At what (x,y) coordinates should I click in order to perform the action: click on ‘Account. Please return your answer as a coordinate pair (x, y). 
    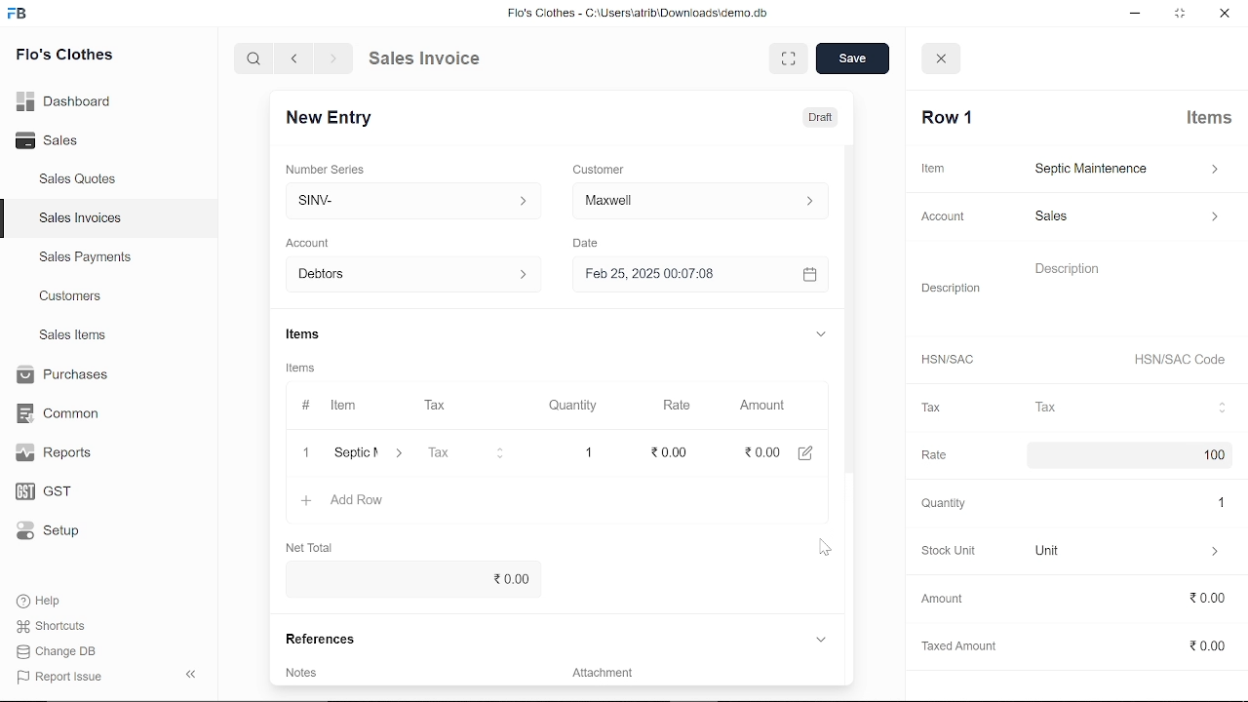
    Looking at the image, I should click on (318, 241).